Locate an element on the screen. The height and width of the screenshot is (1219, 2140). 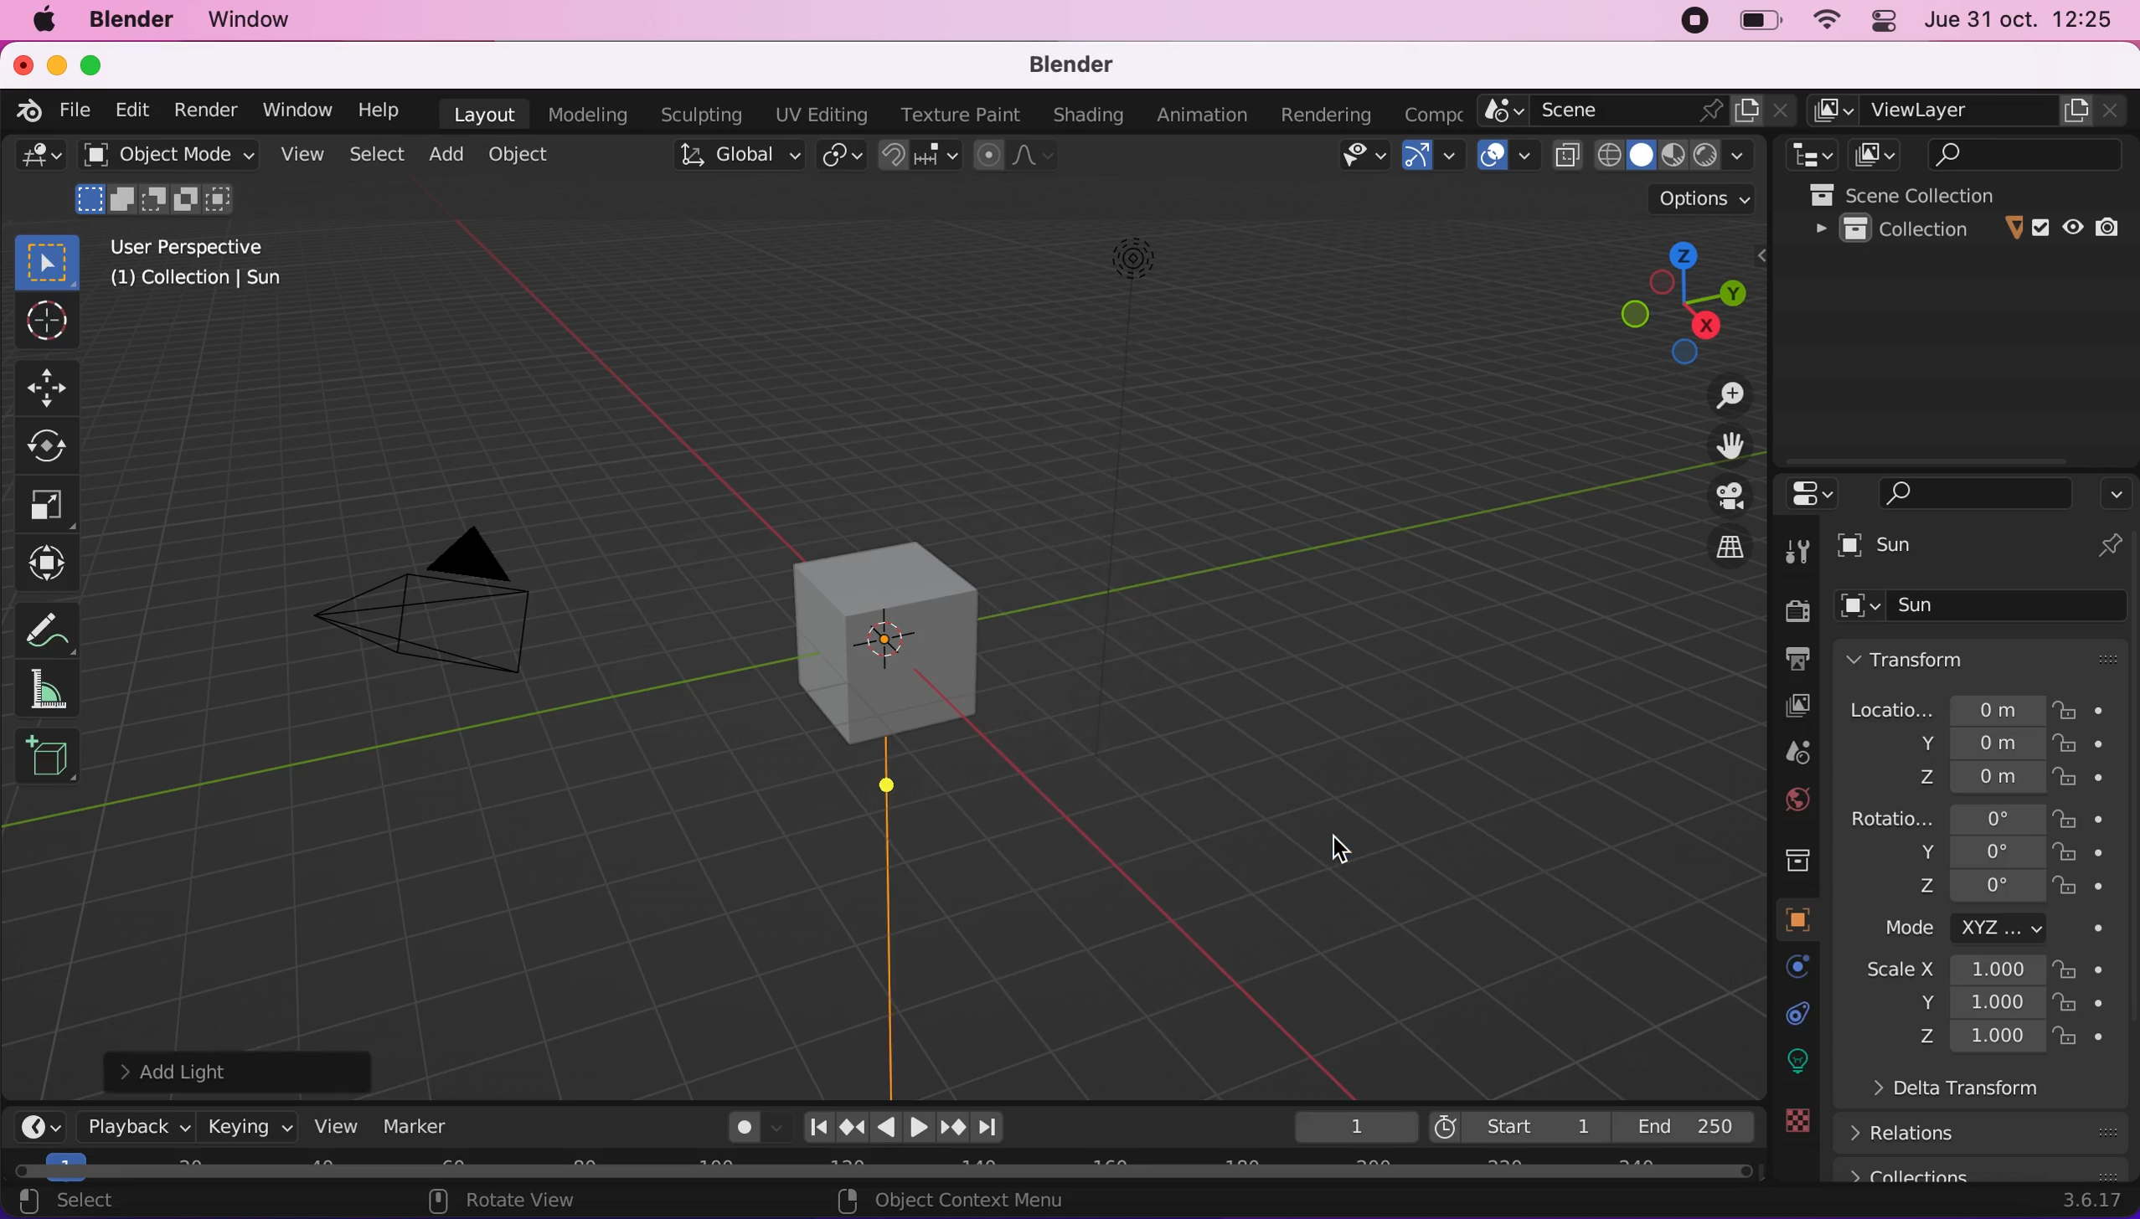
rendering is located at coordinates (1316, 115).